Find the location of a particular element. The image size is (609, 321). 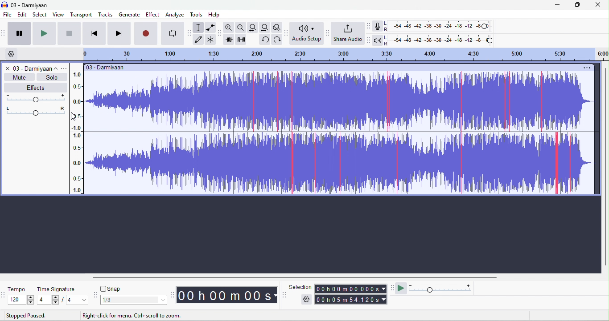

selection time is located at coordinates (352, 288).